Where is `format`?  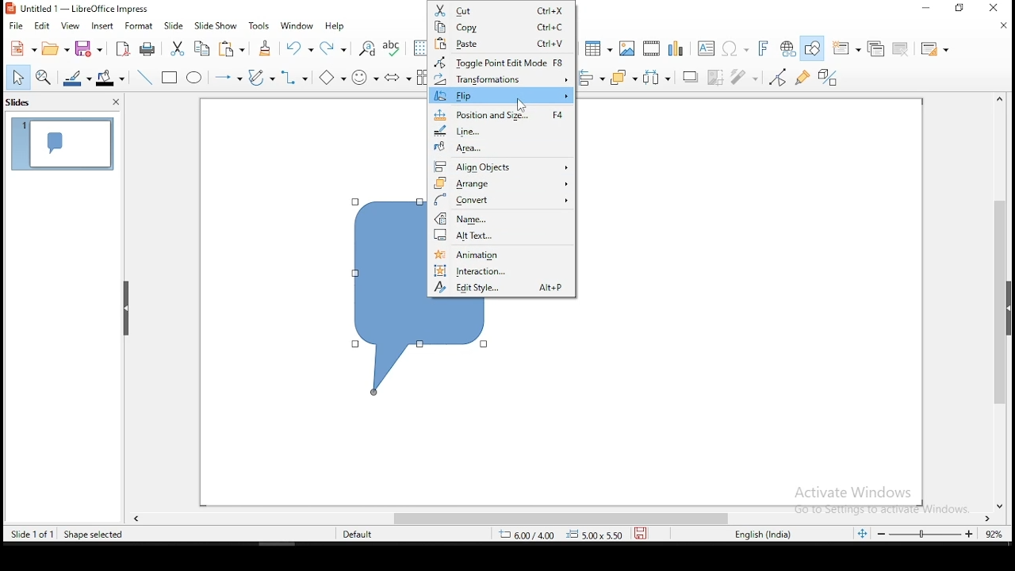
format is located at coordinates (137, 26).